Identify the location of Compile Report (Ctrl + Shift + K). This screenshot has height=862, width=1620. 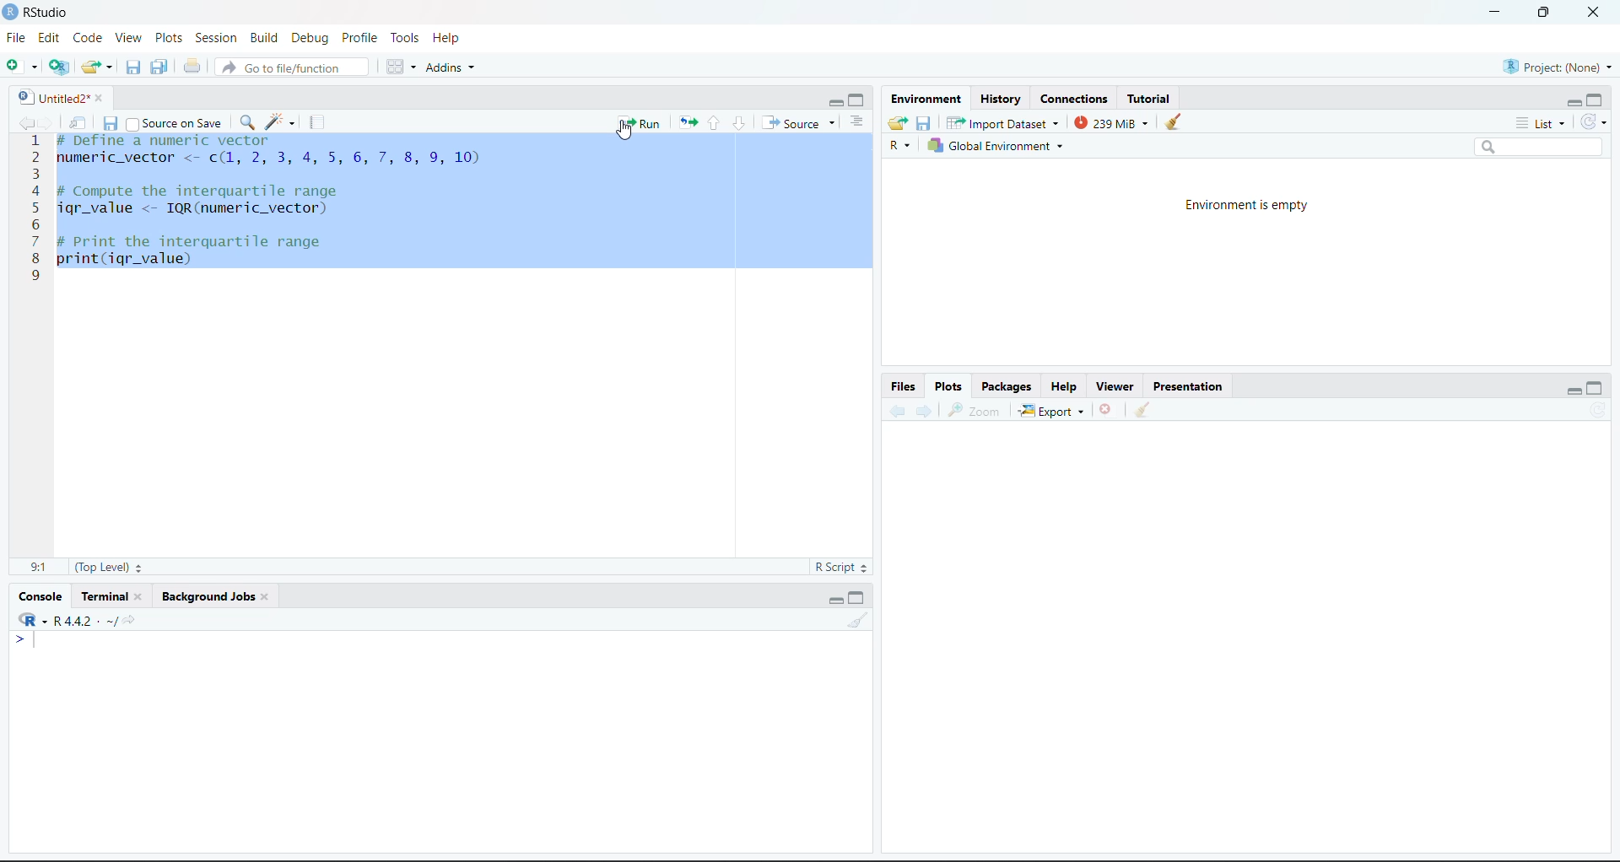
(317, 120).